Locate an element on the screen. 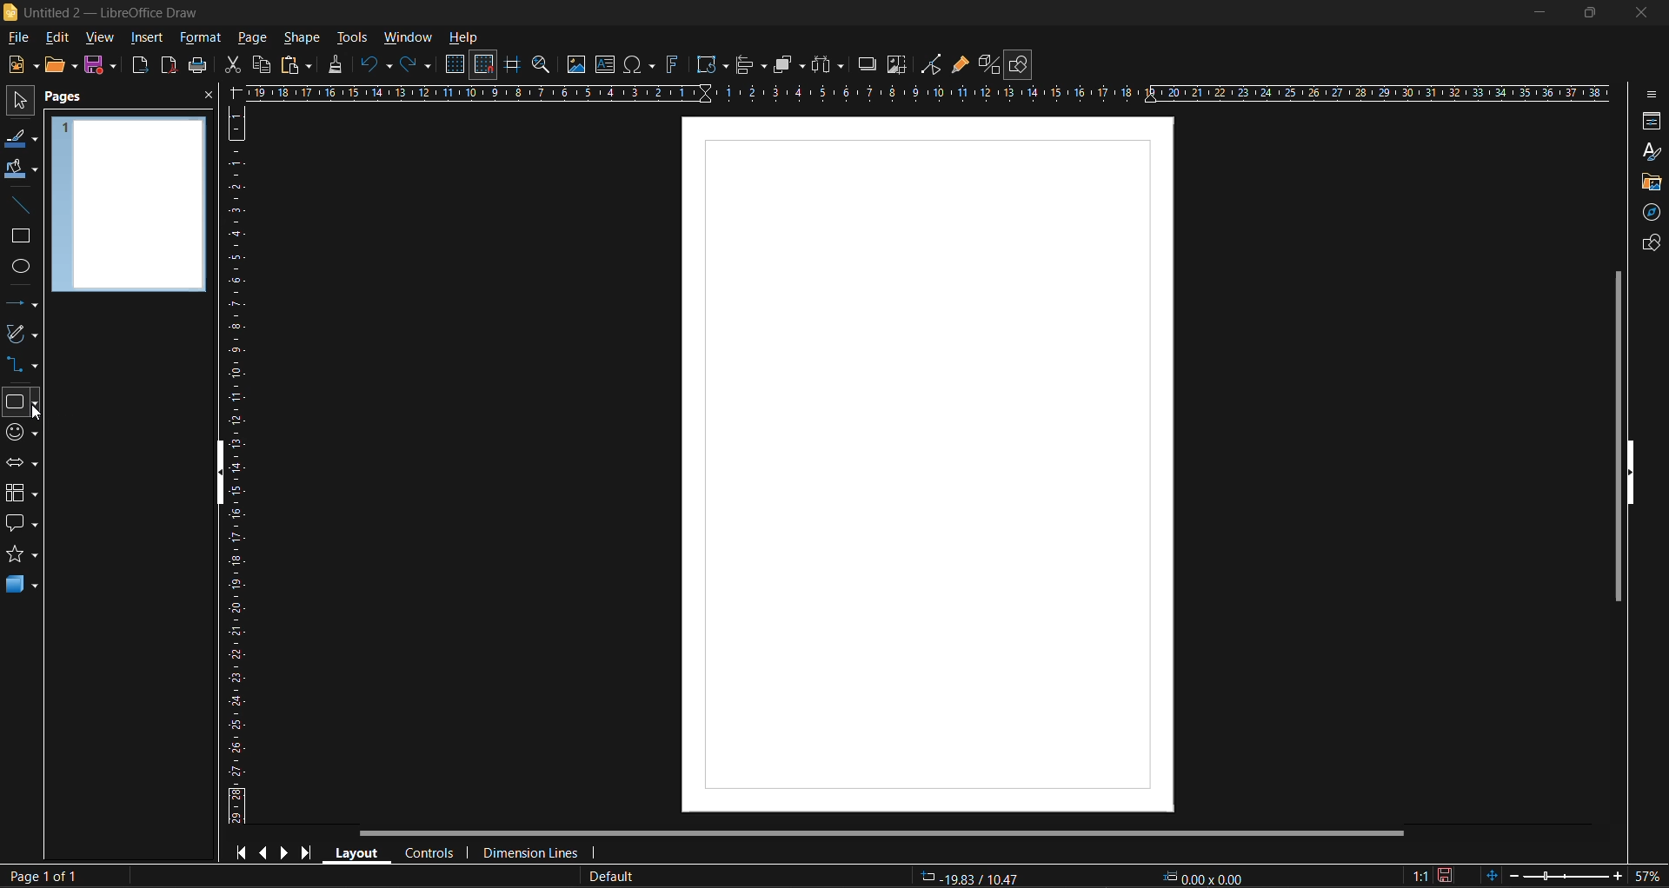 The height and width of the screenshot is (888, 1669). page is located at coordinates (253, 36).